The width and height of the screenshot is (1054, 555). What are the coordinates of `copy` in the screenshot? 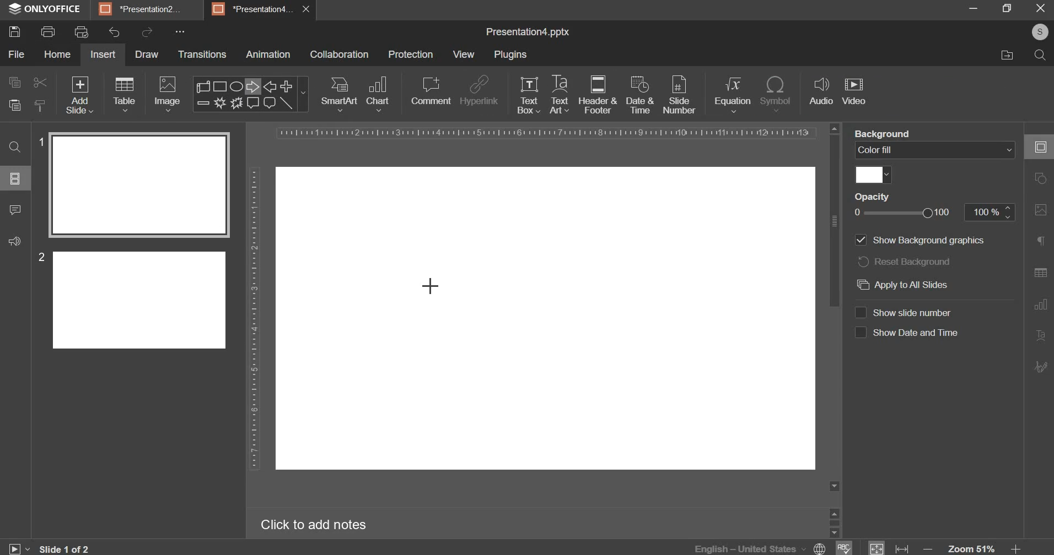 It's located at (14, 81).